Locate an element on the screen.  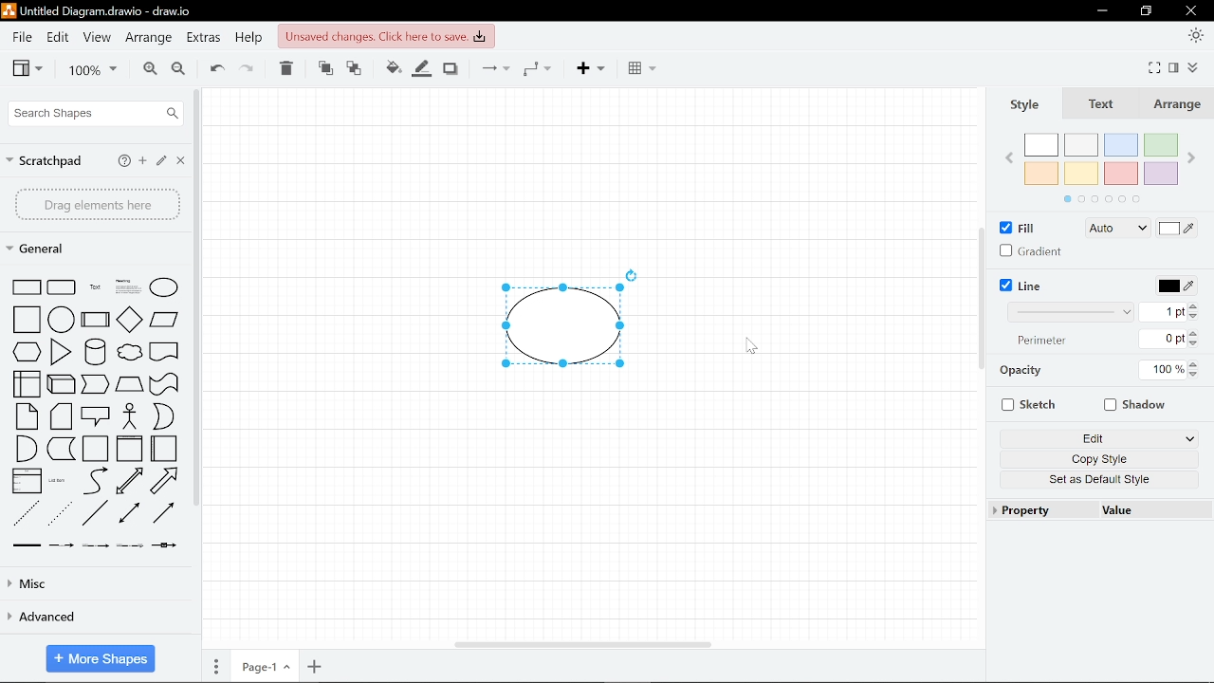
arrow is located at coordinates (166, 481).